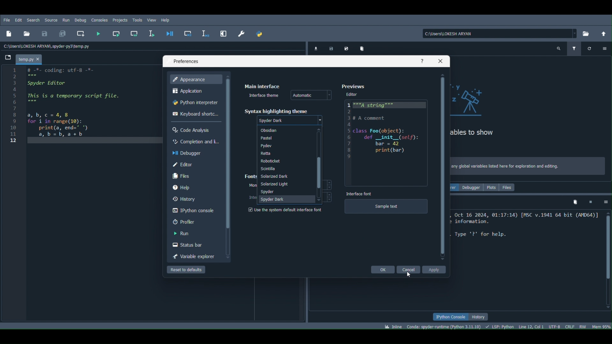 The width and height of the screenshot is (612, 344). What do you see at coordinates (591, 202) in the screenshot?
I see `Interrupt kernel` at bounding box center [591, 202].